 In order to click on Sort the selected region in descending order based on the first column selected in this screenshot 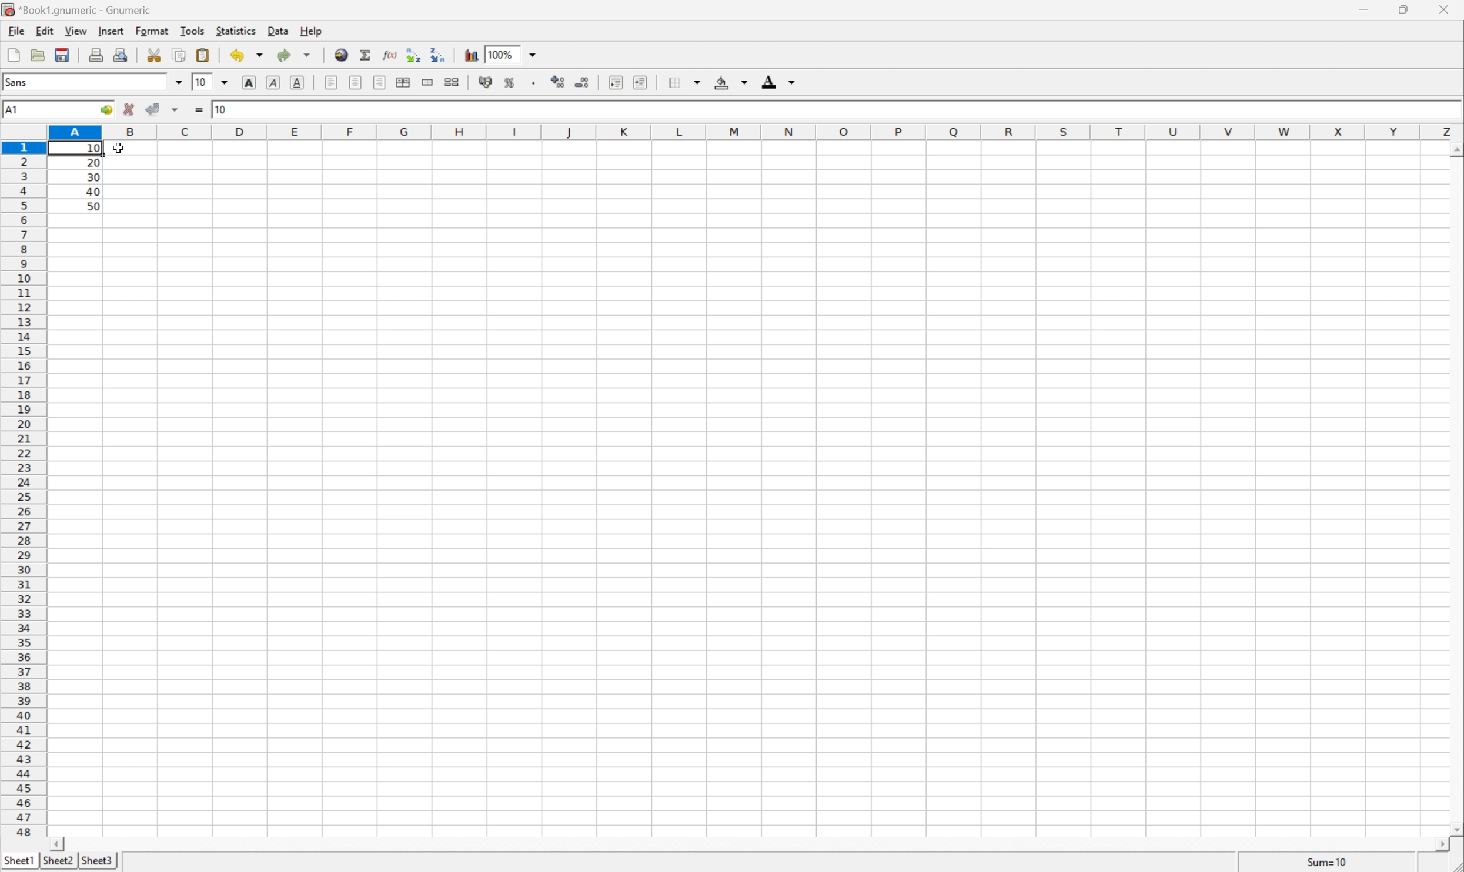, I will do `click(439, 54)`.